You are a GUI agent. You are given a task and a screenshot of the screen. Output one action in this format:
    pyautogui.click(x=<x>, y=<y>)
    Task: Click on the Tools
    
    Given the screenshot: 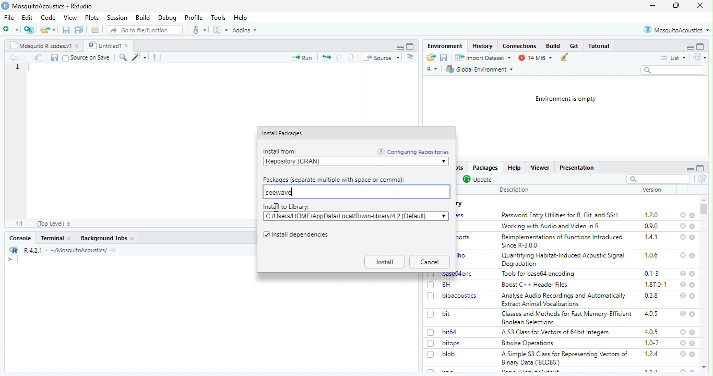 What is the action you would take?
    pyautogui.click(x=219, y=18)
    